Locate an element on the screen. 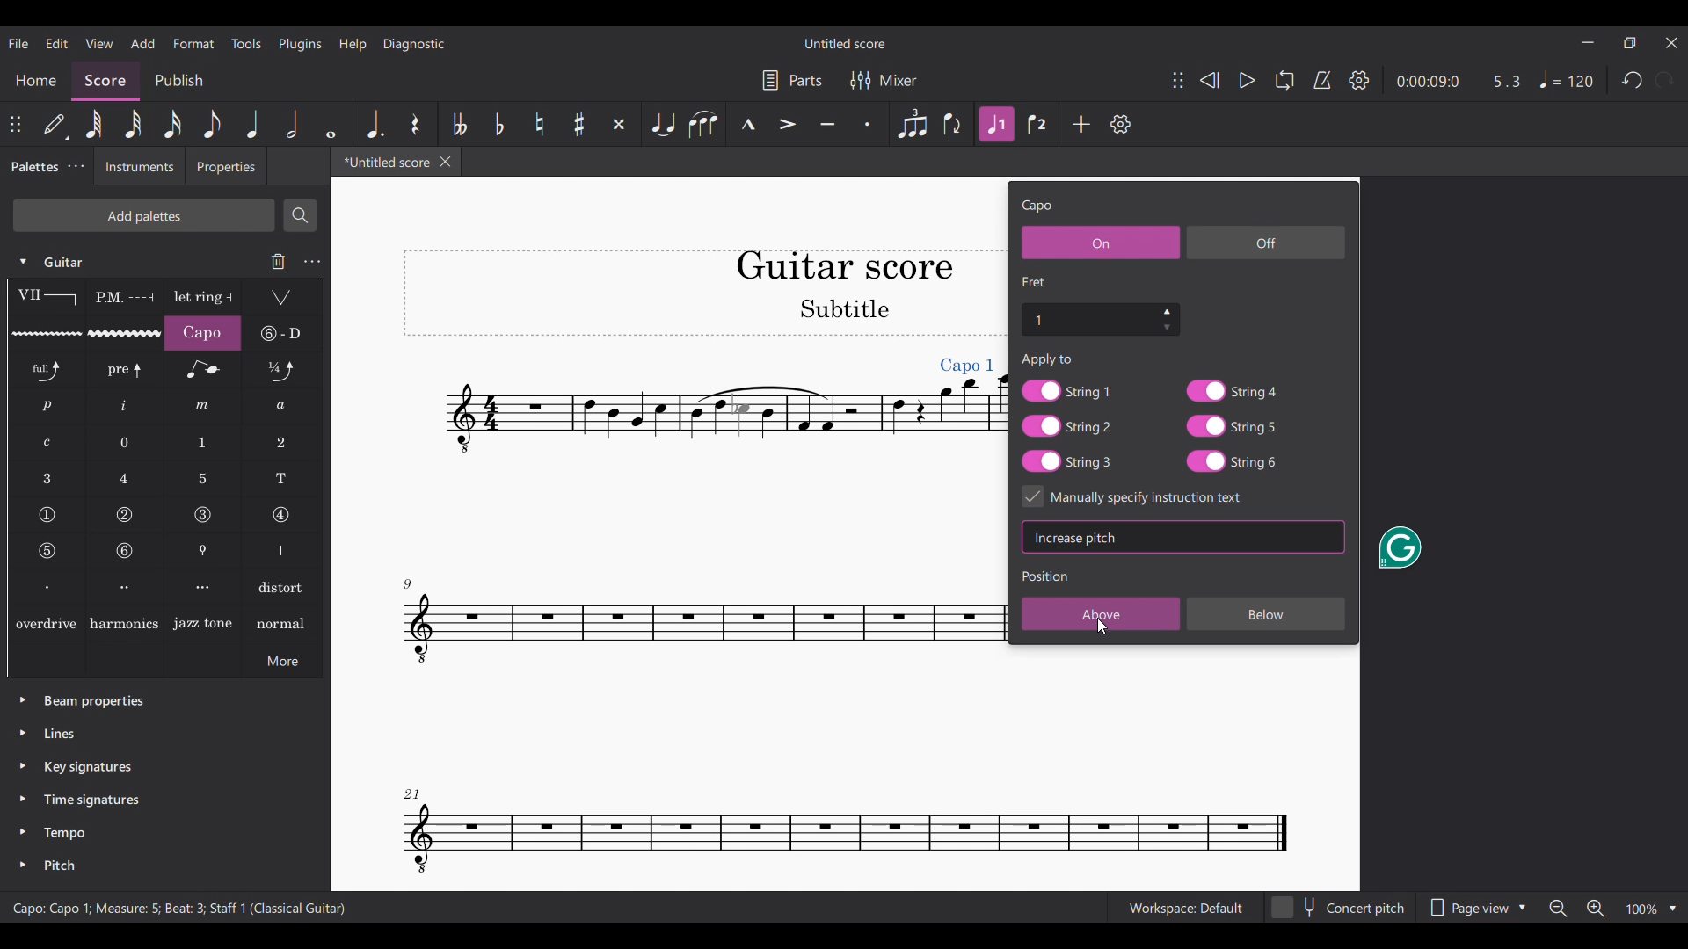 The width and height of the screenshot is (1688, 949). Slight bend is located at coordinates (282, 369).